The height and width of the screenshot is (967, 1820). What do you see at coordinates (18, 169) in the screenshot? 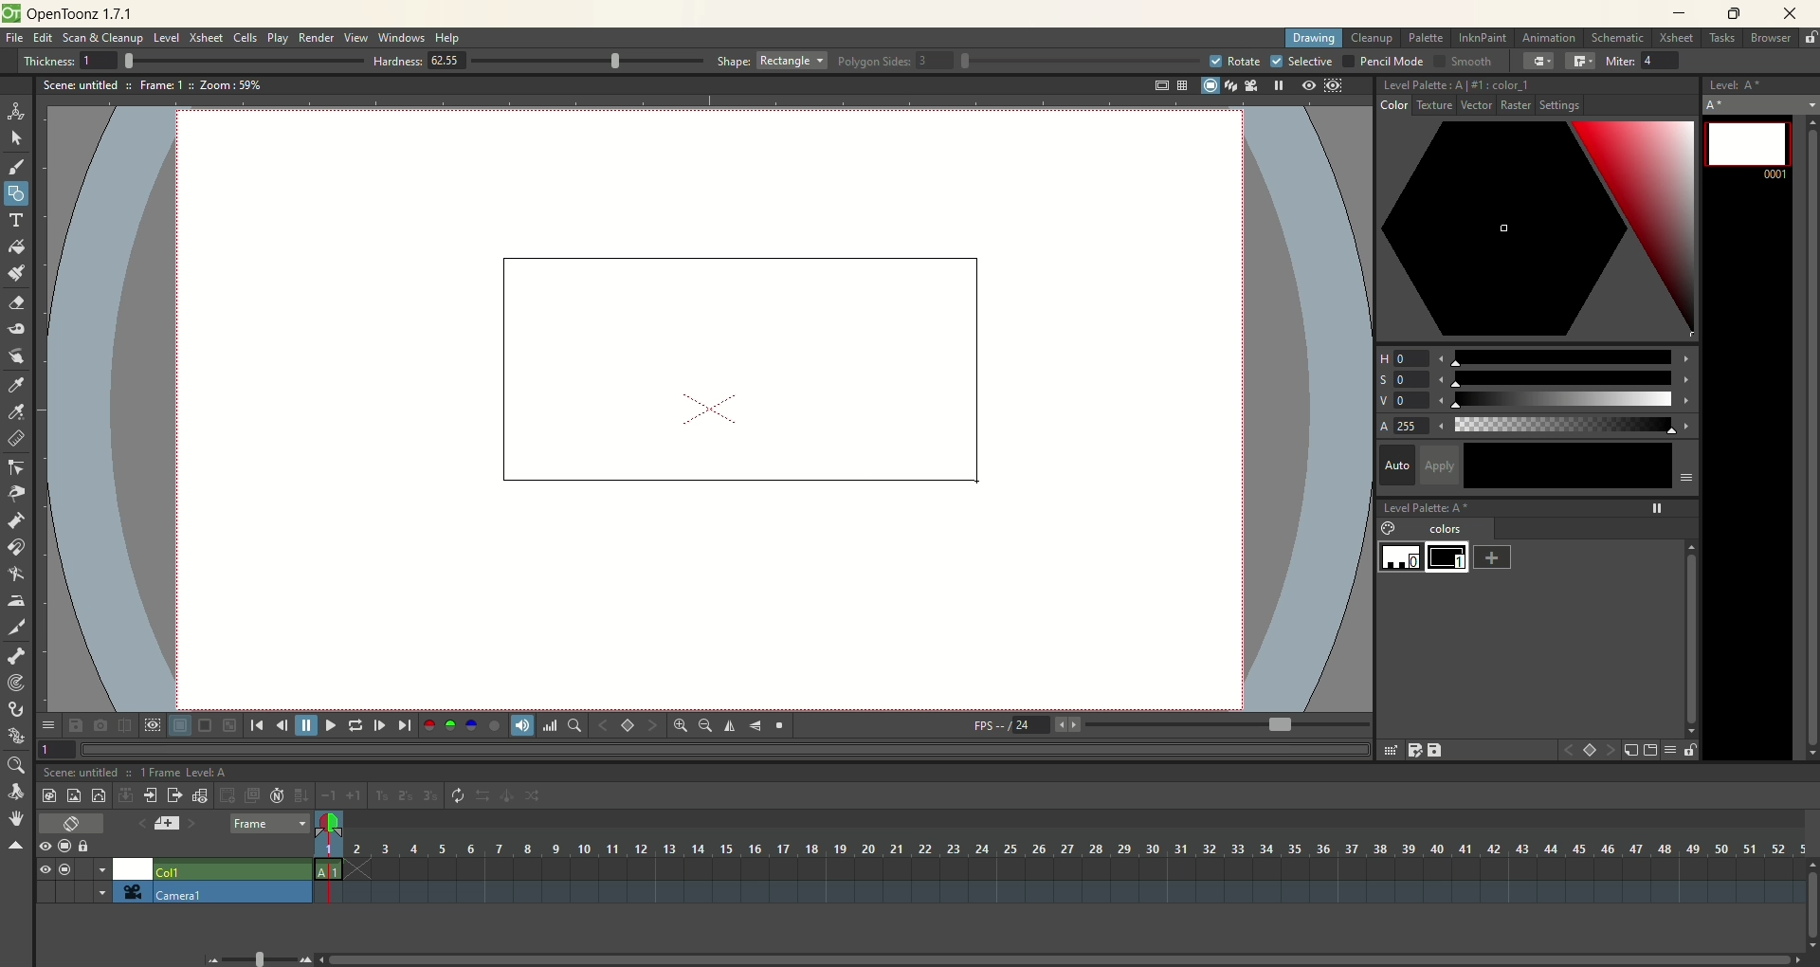
I see `brush tool` at bounding box center [18, 169].